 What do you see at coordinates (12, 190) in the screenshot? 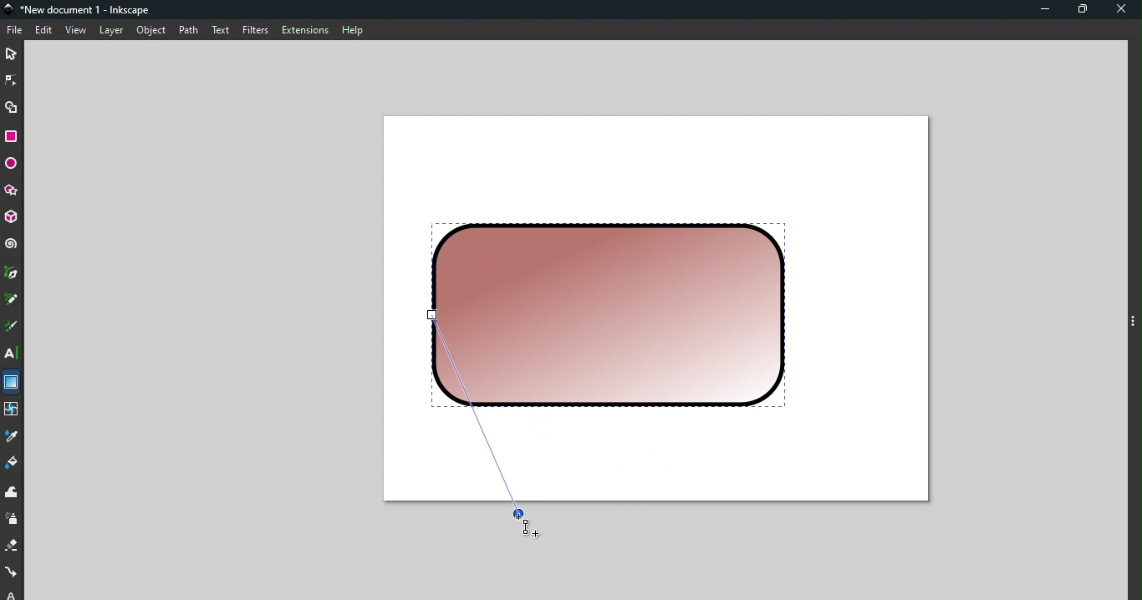
I see `star/polygon tool` at bounding box center [12, 190].